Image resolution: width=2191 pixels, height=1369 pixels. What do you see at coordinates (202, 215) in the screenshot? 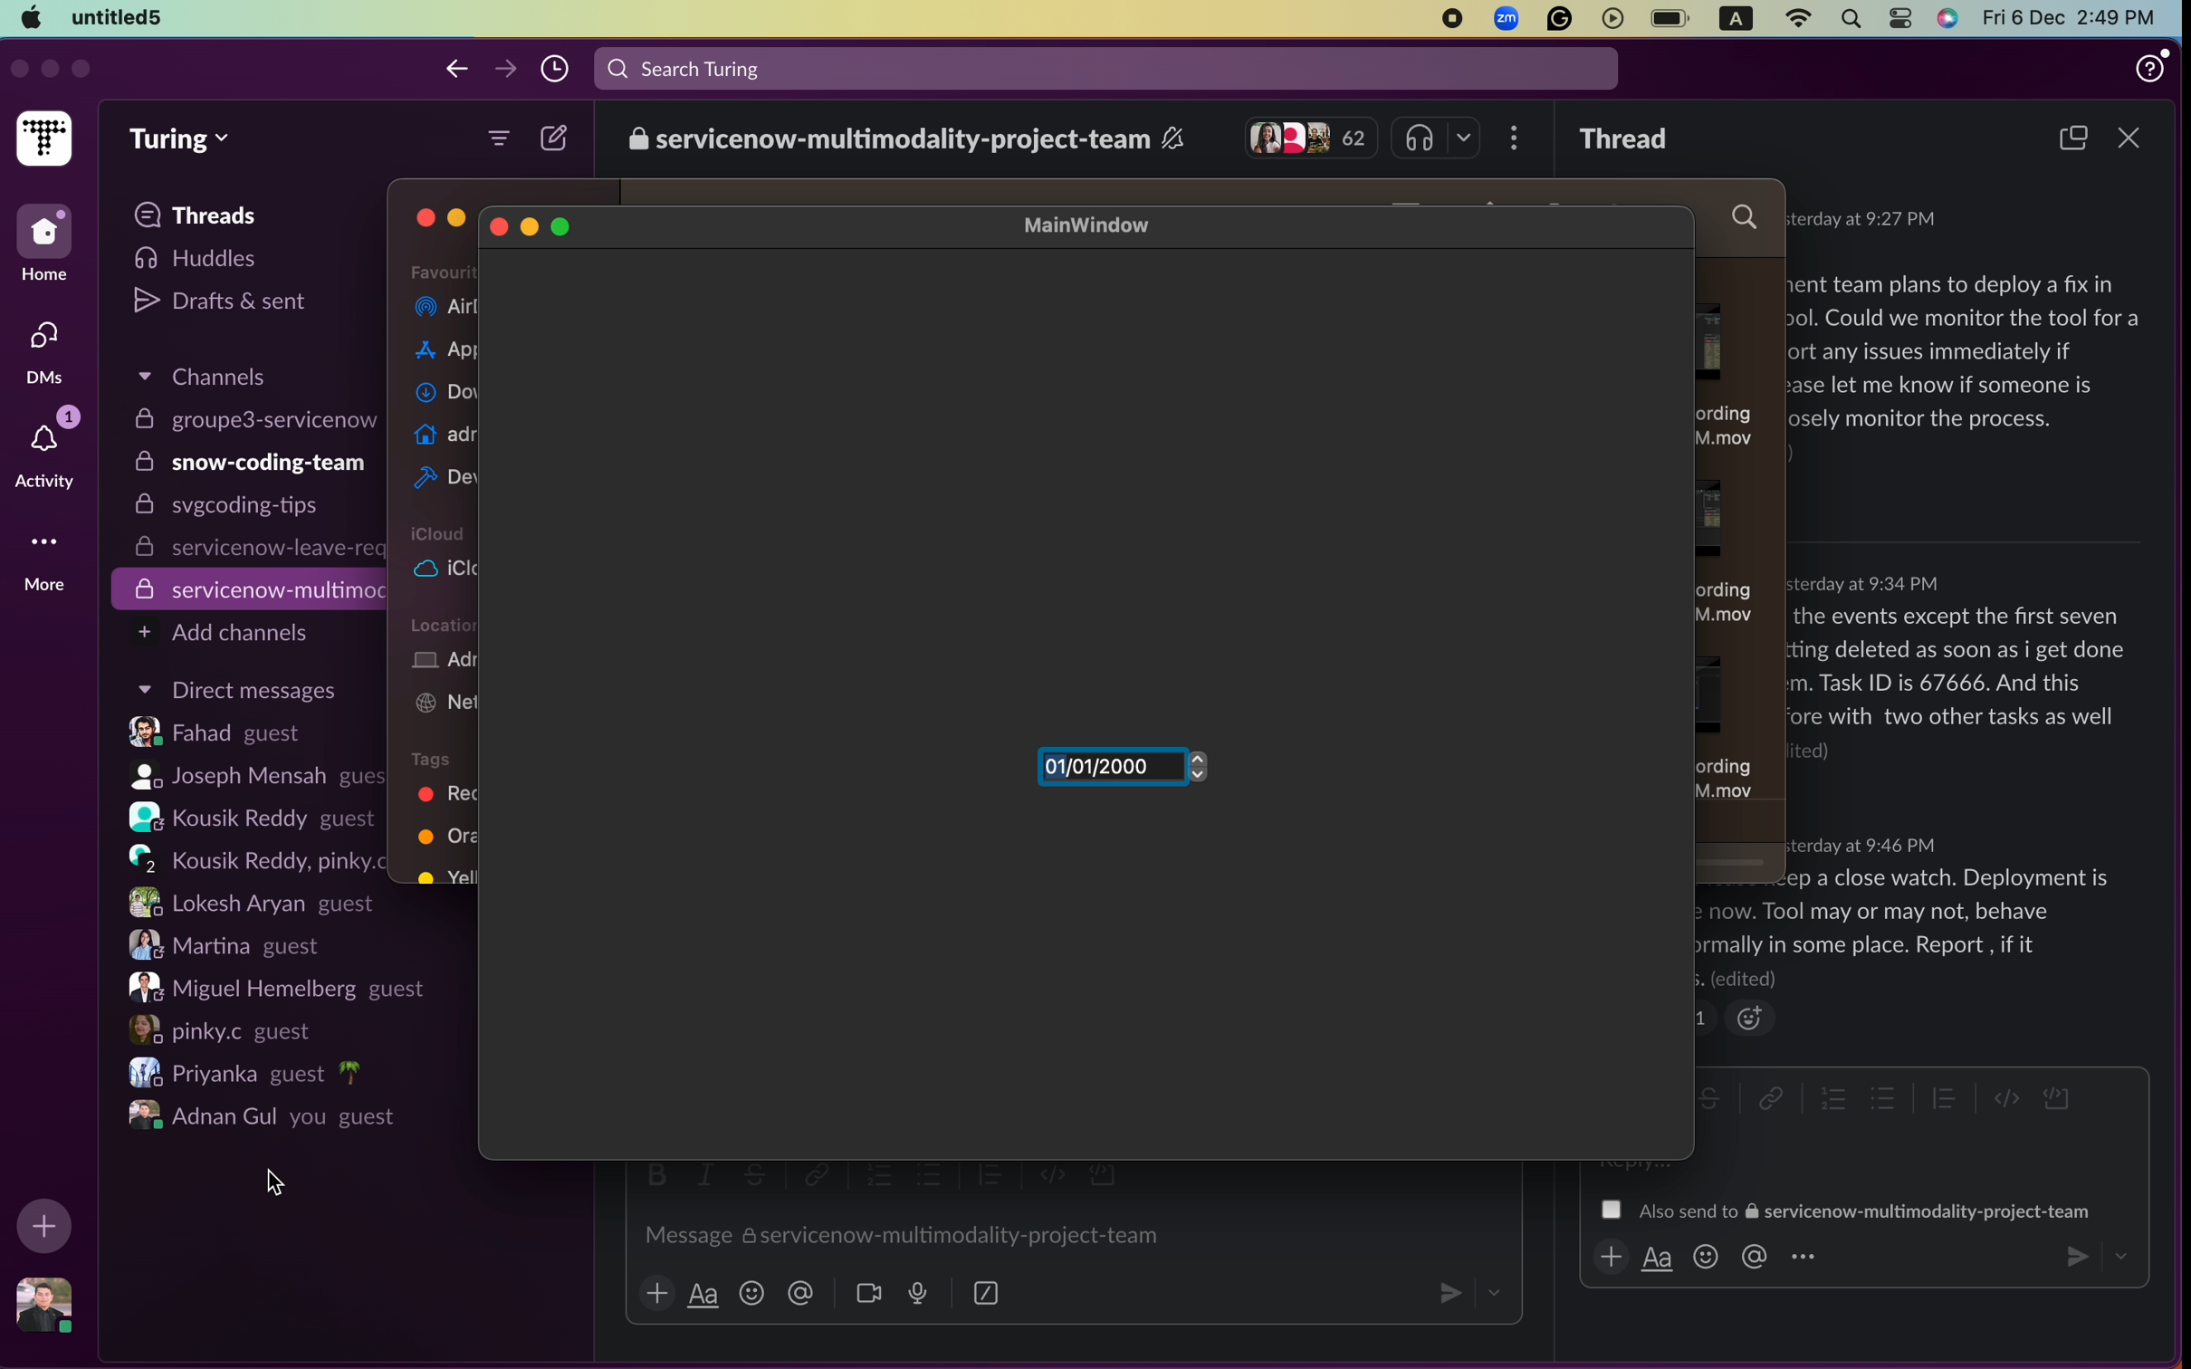
I see `Threads` at bounding box center [202, 215].